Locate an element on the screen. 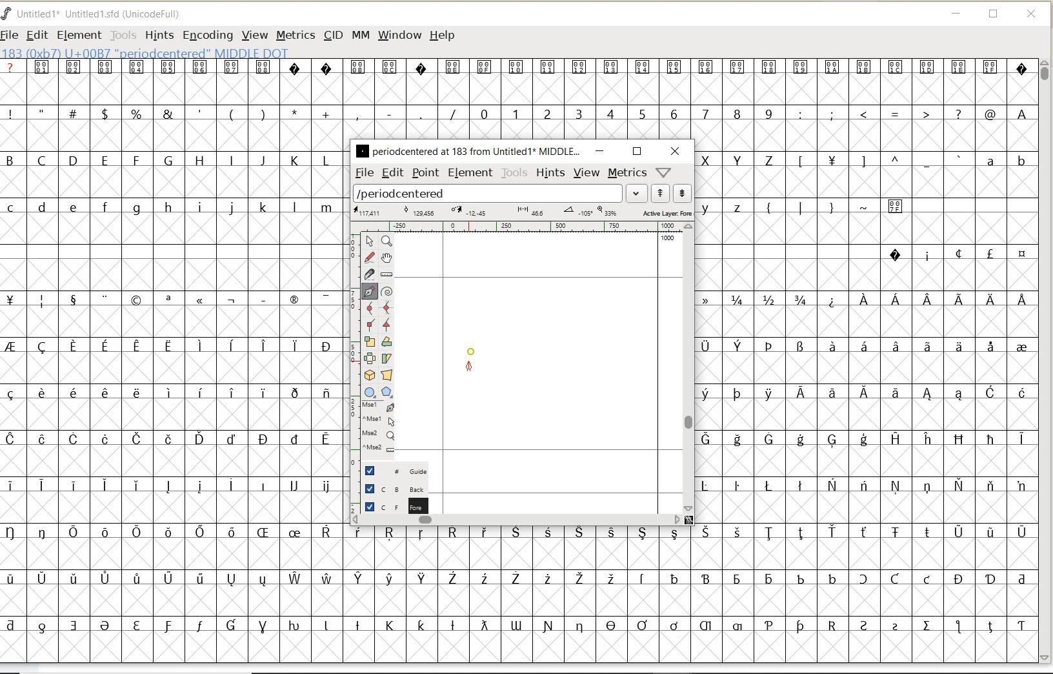 This screenshot has width=1053, height=674.  is located at coordinates (877, 162).